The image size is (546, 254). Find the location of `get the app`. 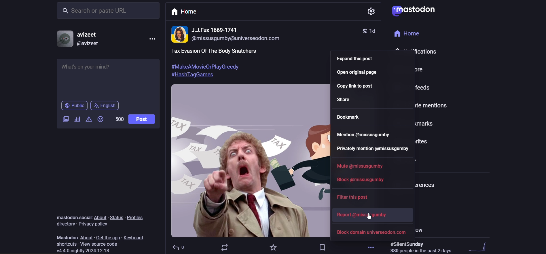

get the app is located at coordinates (107, 237).